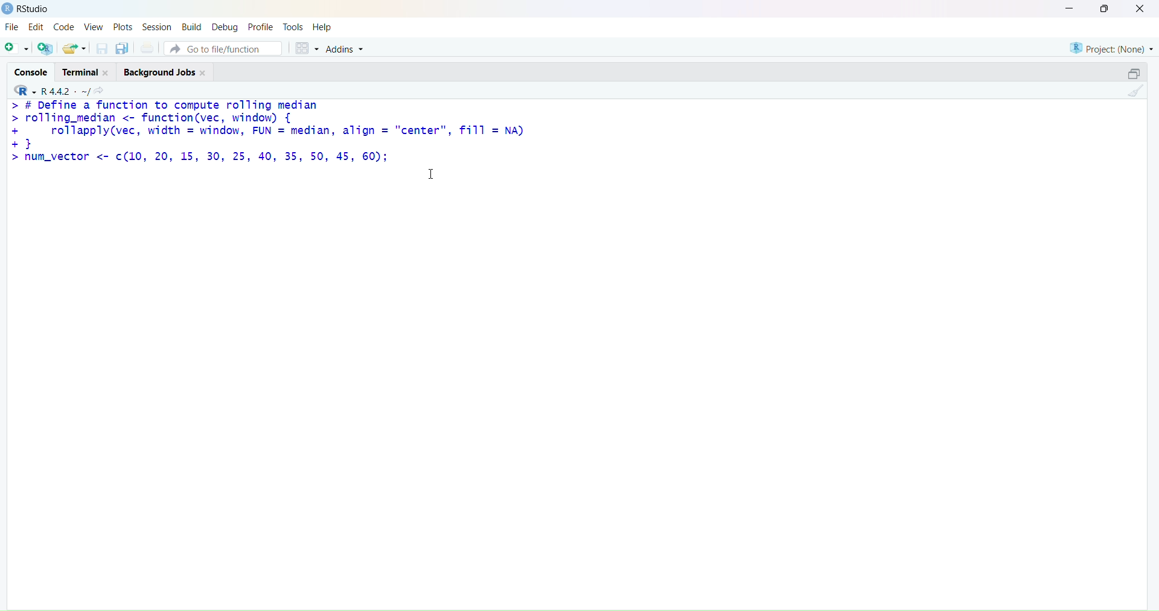  Describe the element at coordinates (31, 72) in the screenshot. I see `console` at that location.